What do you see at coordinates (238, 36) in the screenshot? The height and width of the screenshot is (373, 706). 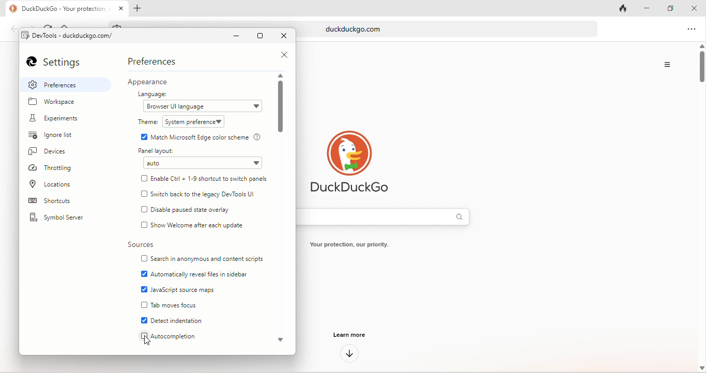 I see `minimize` at bounding box center [238, 36].